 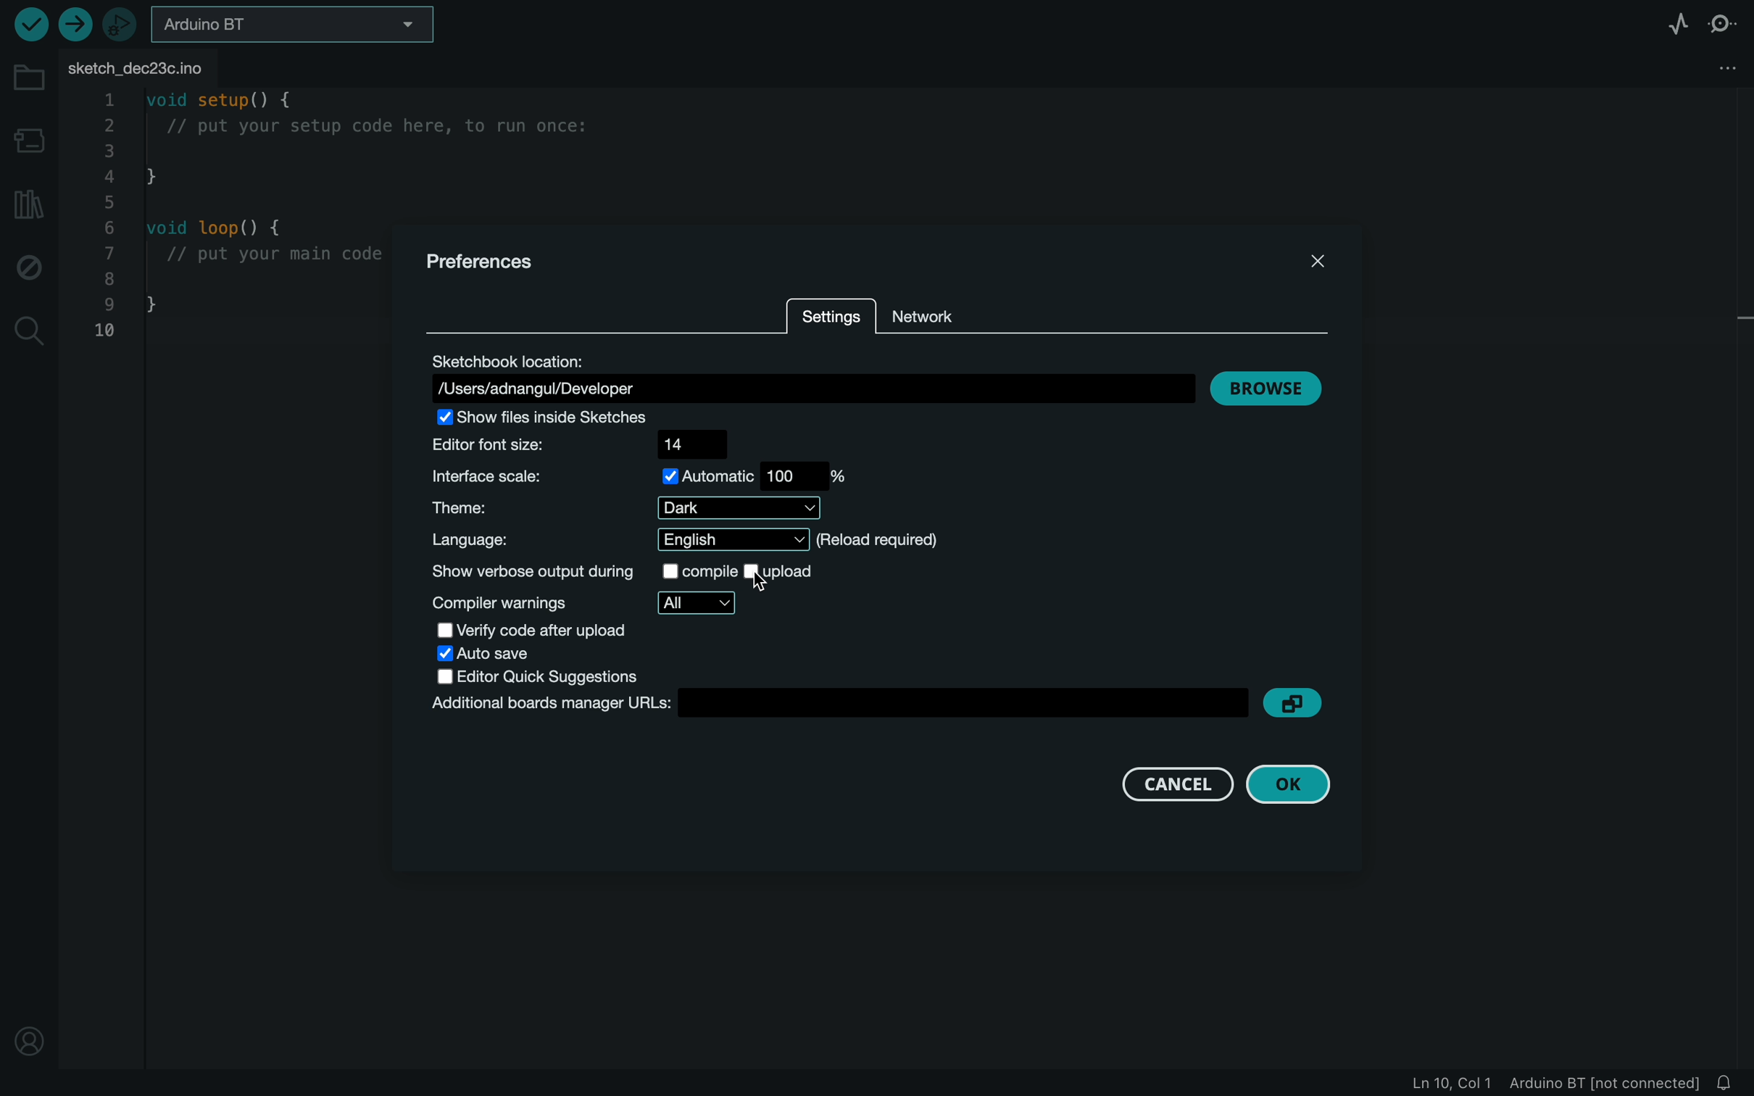 What do you see at coordinates (547, 675) in the screenshot?
I see `editor quick` at bounding box center [547, 675].